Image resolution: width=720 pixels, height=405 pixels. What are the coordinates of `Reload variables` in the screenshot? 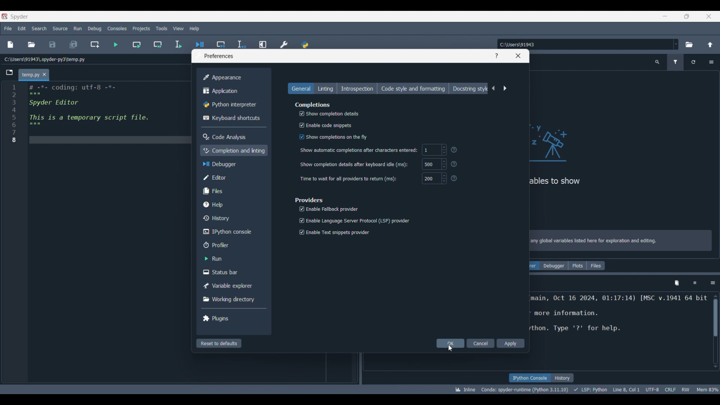 It's located at (693, 62).